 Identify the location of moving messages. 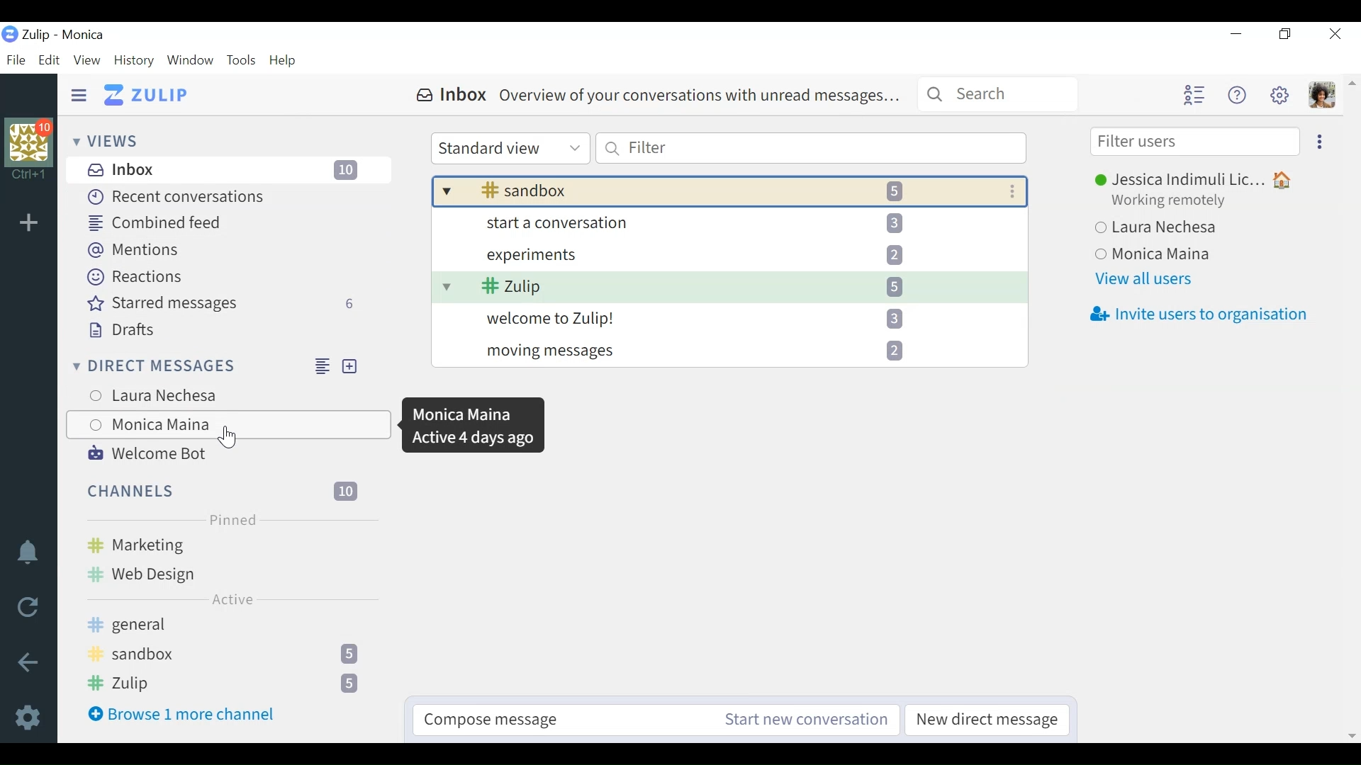
(730, 353).